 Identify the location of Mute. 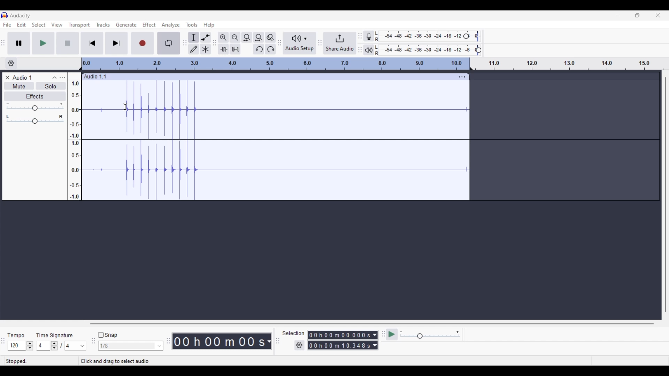
(19, 86).